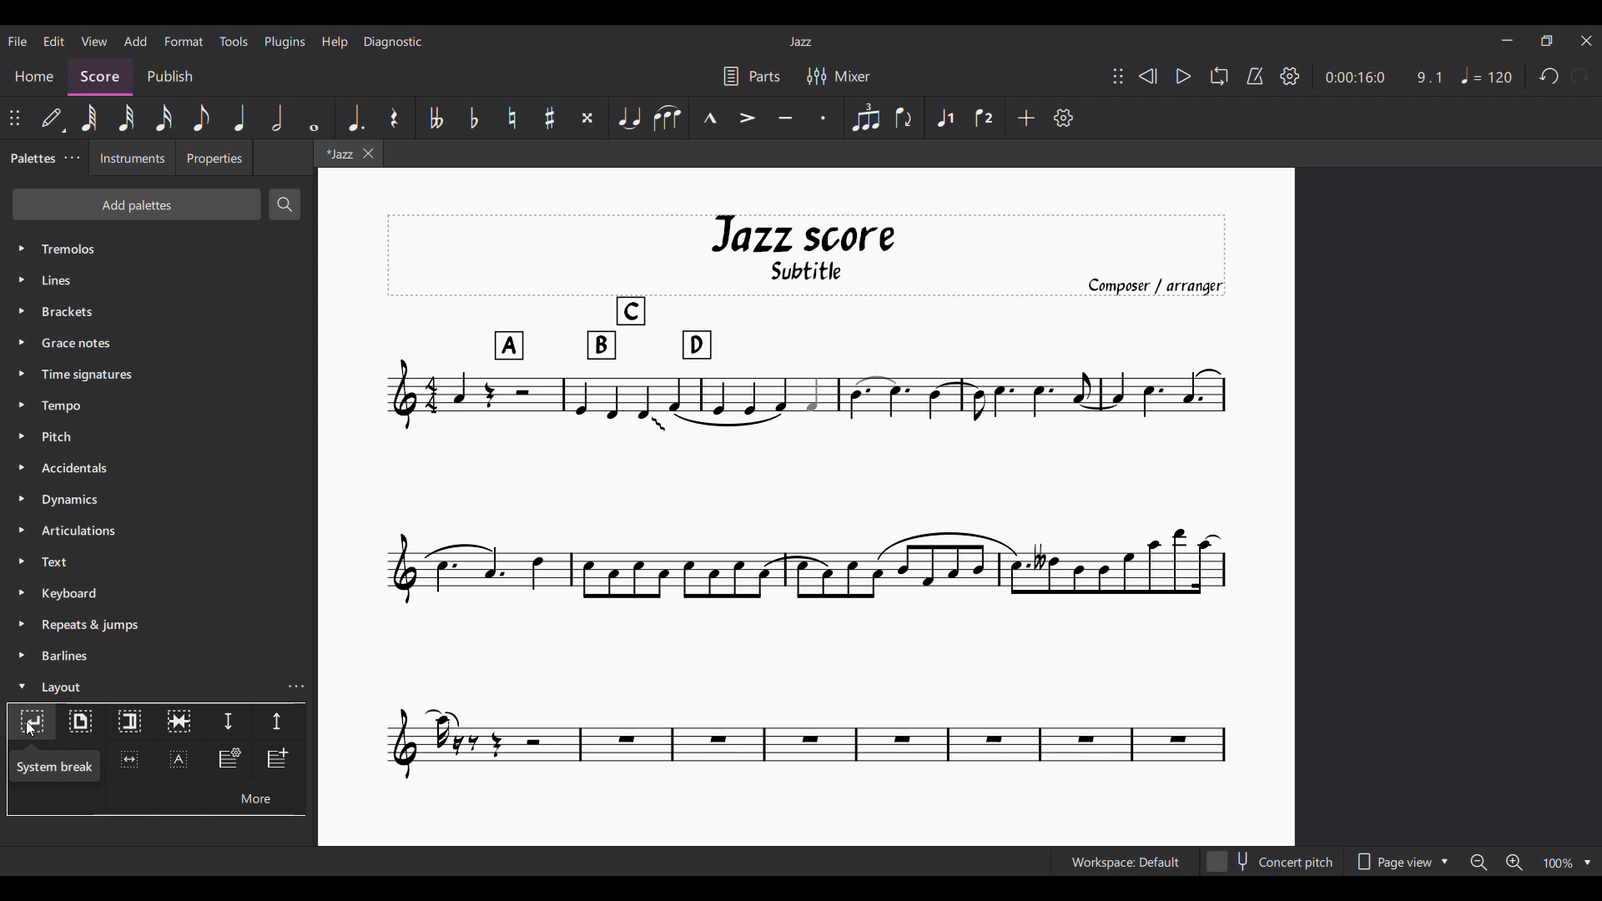 Image resolution: width=1602 pixels, height=901 pixels. Describe the element at coordinates (904, 118) in the screenshot. I see `Flip direction` at that location.